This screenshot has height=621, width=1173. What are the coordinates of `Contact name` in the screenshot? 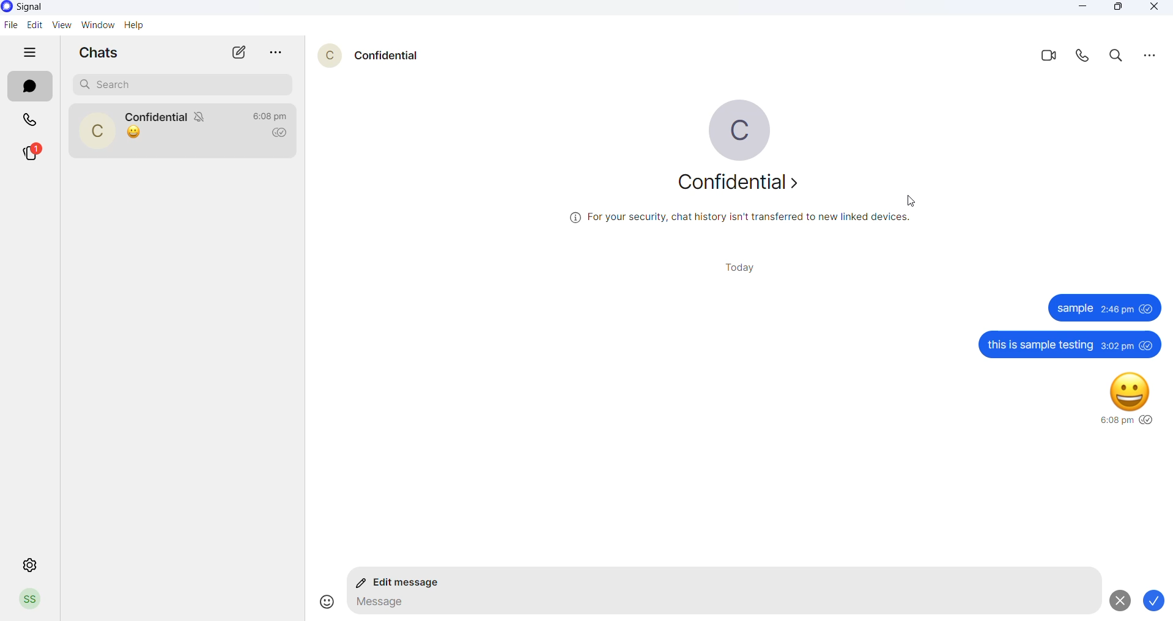 It's located at (157, 113).